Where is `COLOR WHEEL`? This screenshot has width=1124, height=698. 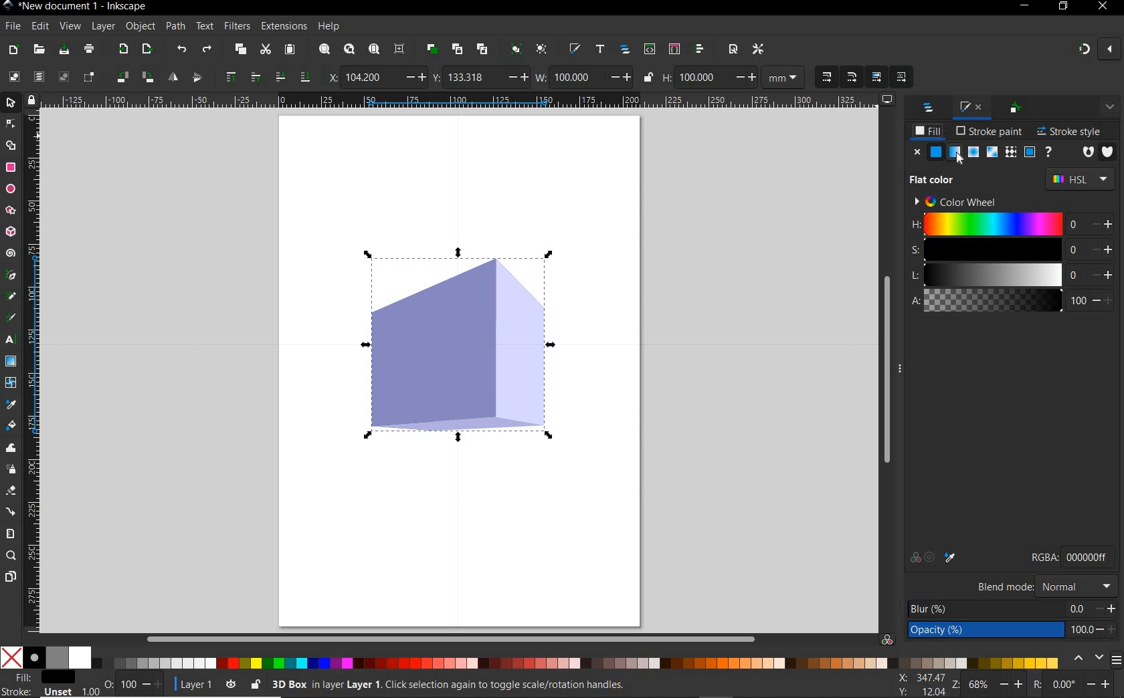 COLOR WHEEL is located at coordinates (953, 201).